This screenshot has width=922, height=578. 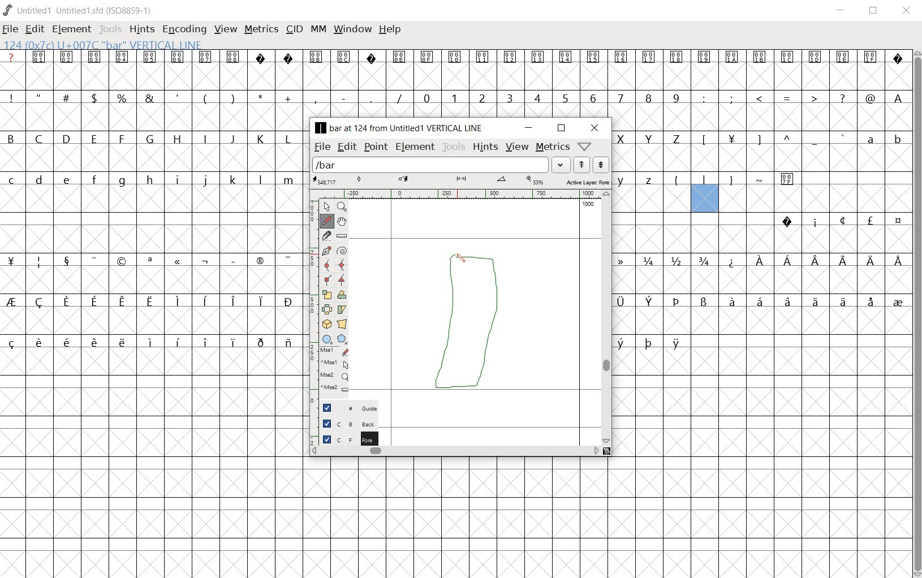 I want to click on tools, so click(x=110, y=28).